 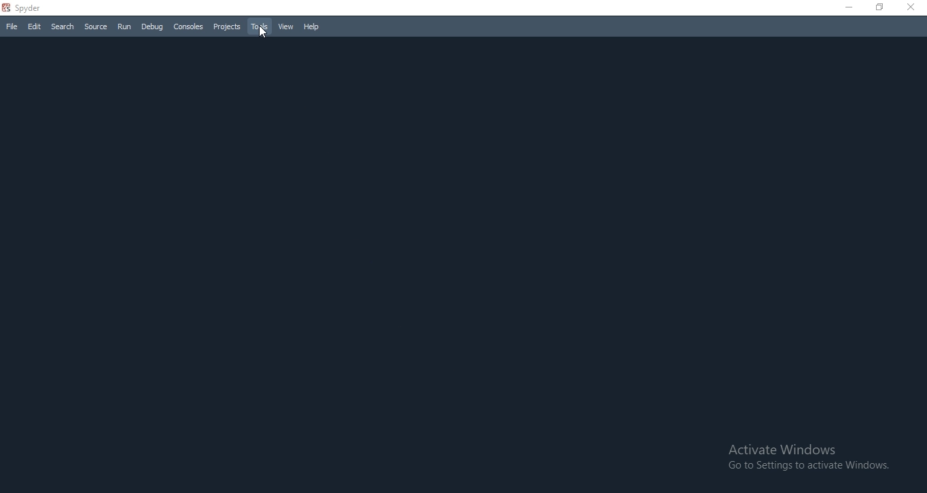 What do you see at coordinates (262, 34) in the screenshot?
I see `cursor` at bounding box center [262, 34].